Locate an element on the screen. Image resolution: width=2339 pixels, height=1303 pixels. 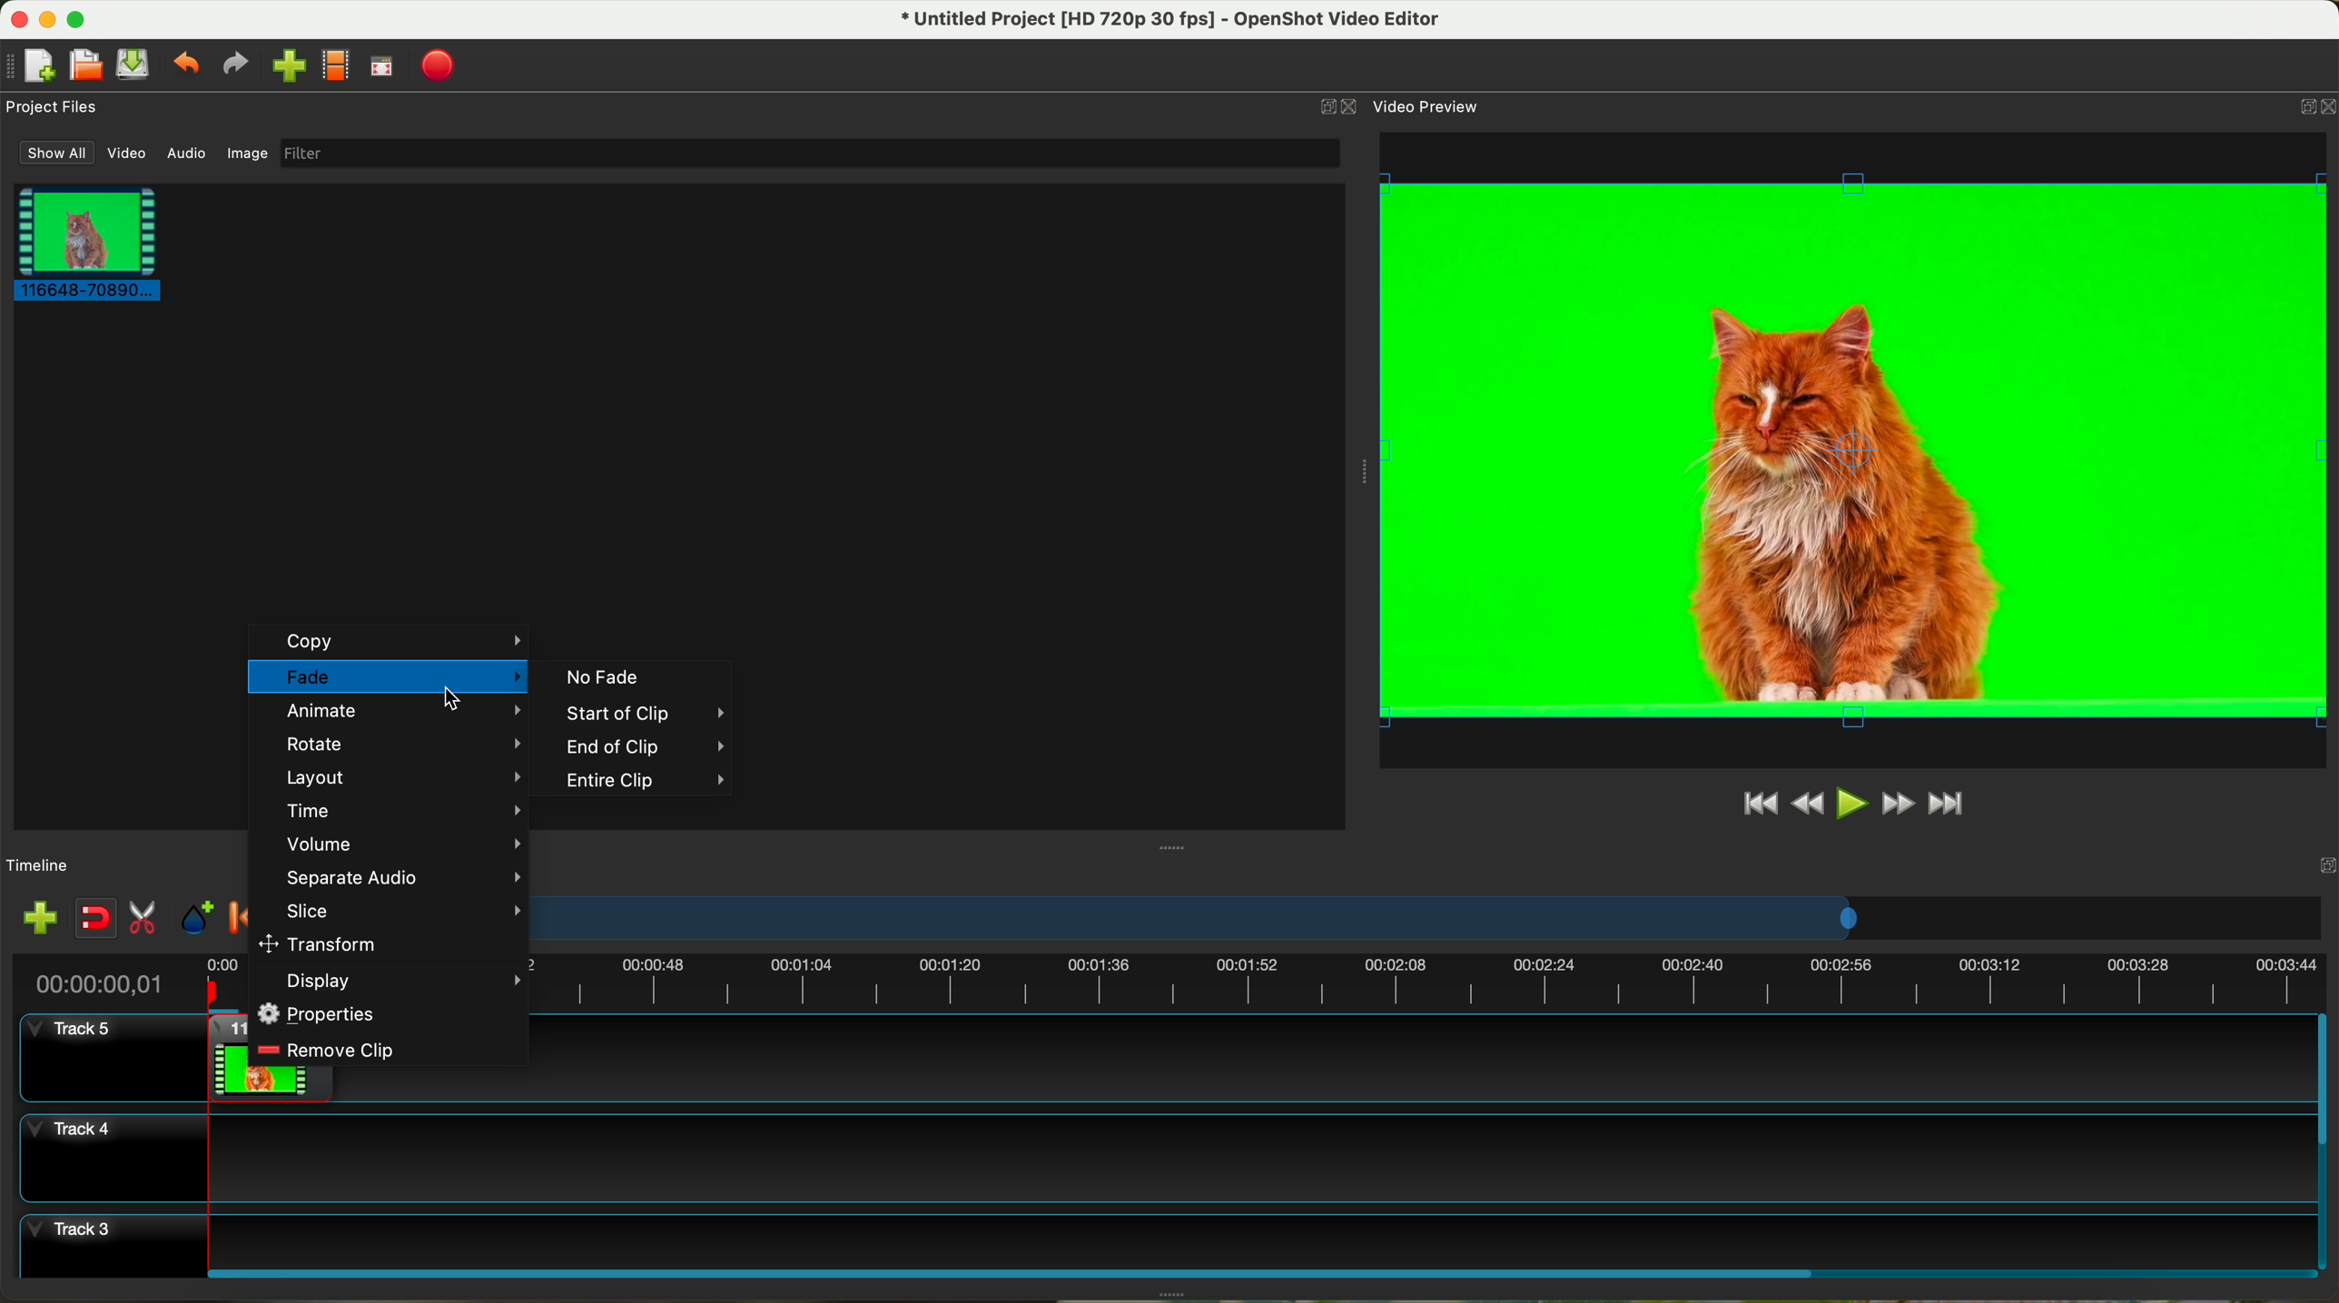
new project is located at coordinates (30, 66).